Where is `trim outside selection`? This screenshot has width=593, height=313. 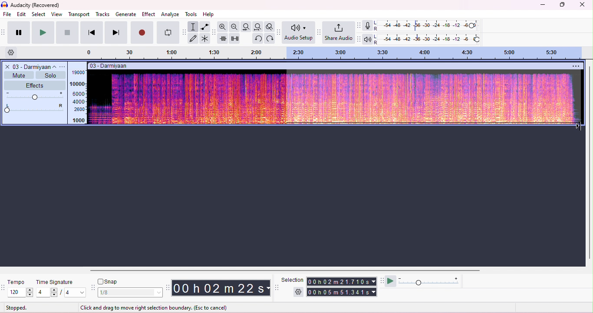 trim outside selection is located at coordinates (223, 39).